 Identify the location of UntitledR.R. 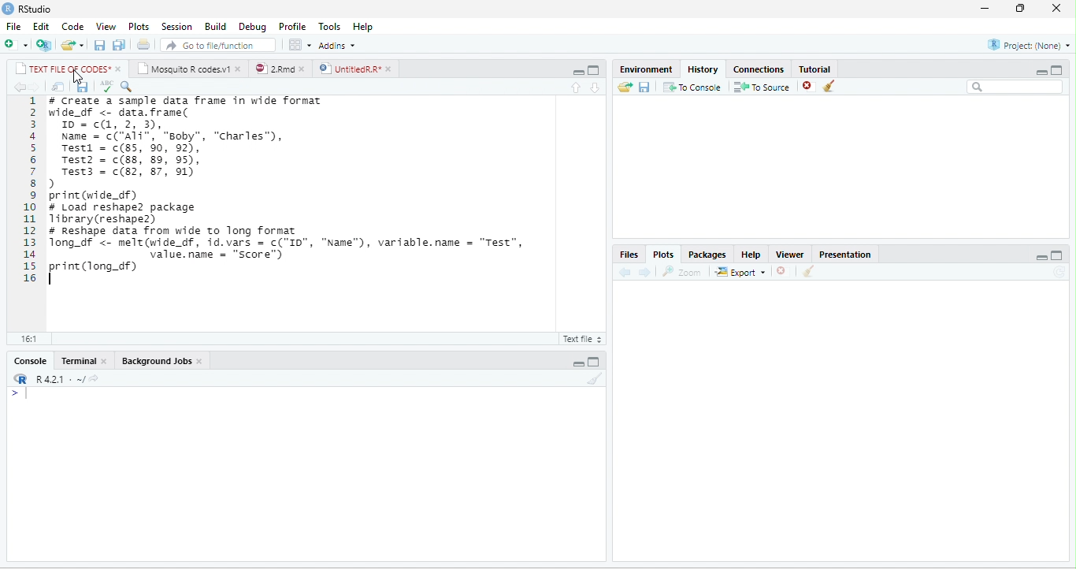
(349, 69).